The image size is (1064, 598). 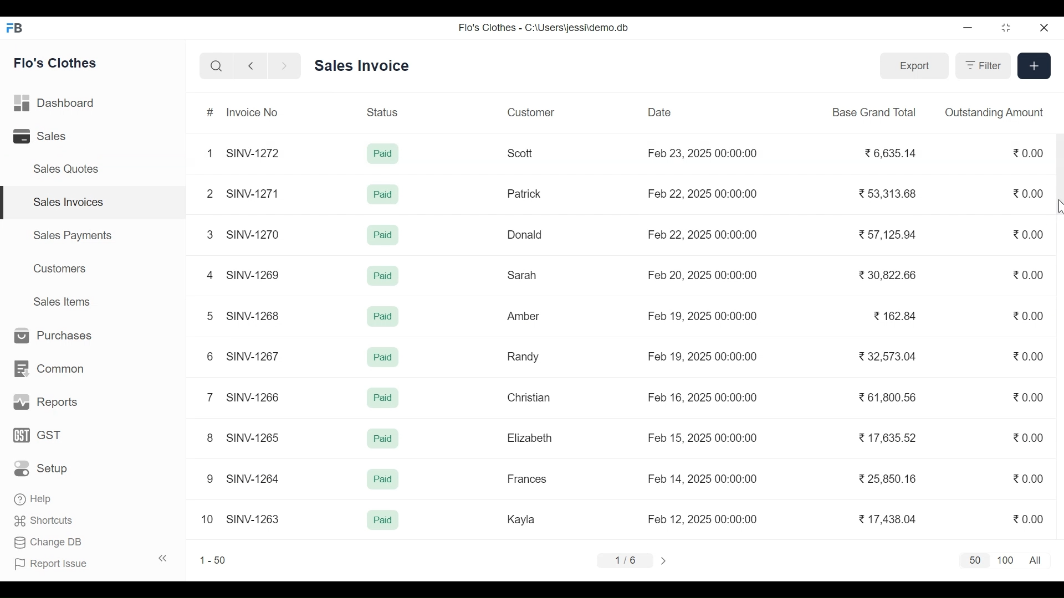 What do you see at coordinates (973, 561) in the screenshot?
I see `50` at bounding box center [973, 561].